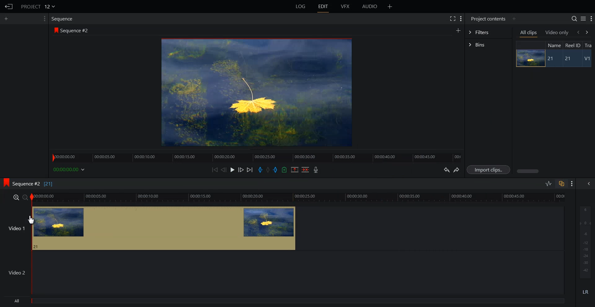 The height and width of the screenshot is (307, 595). What do you see at coordinates (260, 170) in the screenshot?
I see `Add an in Mark in current position` at bounding box center [260, 170].